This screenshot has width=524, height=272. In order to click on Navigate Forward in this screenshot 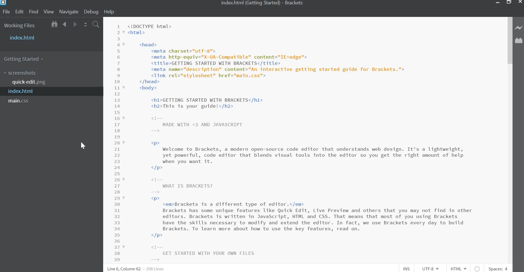, I will do `click(74, 25)`.